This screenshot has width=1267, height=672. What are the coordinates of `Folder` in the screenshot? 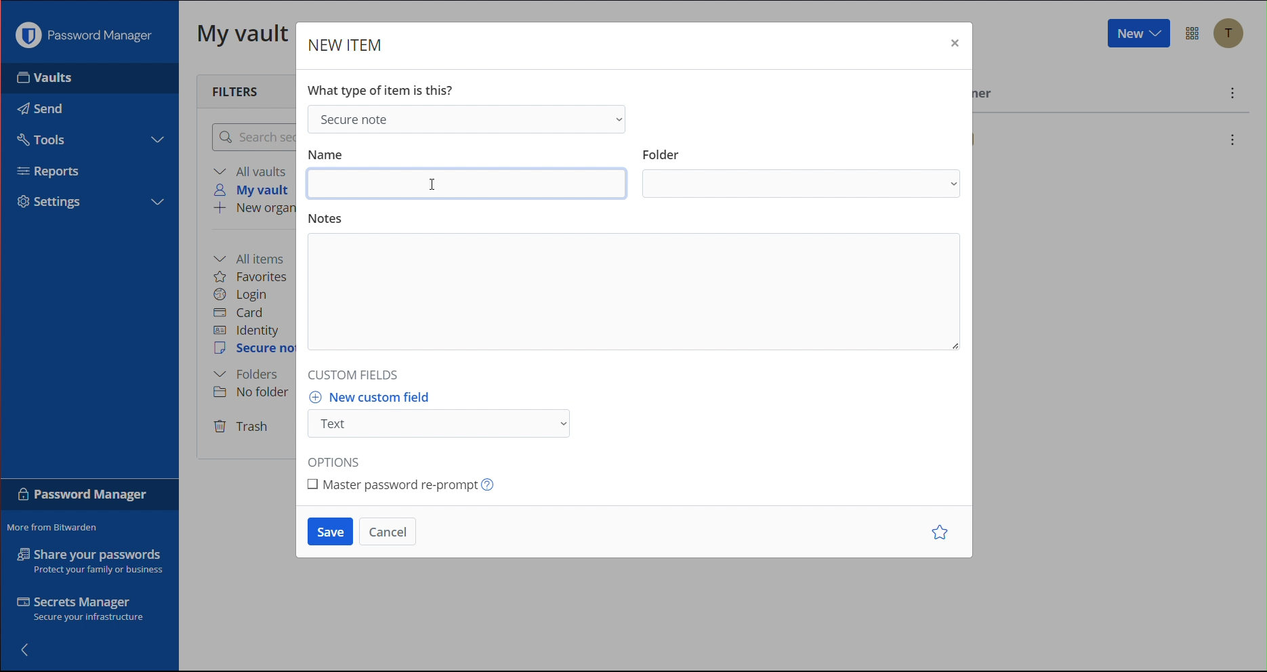 It's located at (662, 150).